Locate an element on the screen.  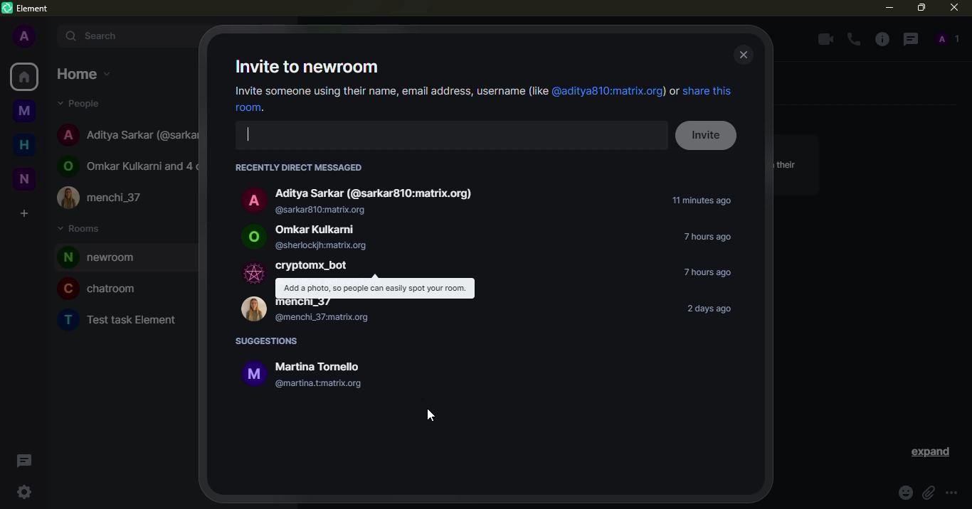
minimize is located at coordinates (887, 9).